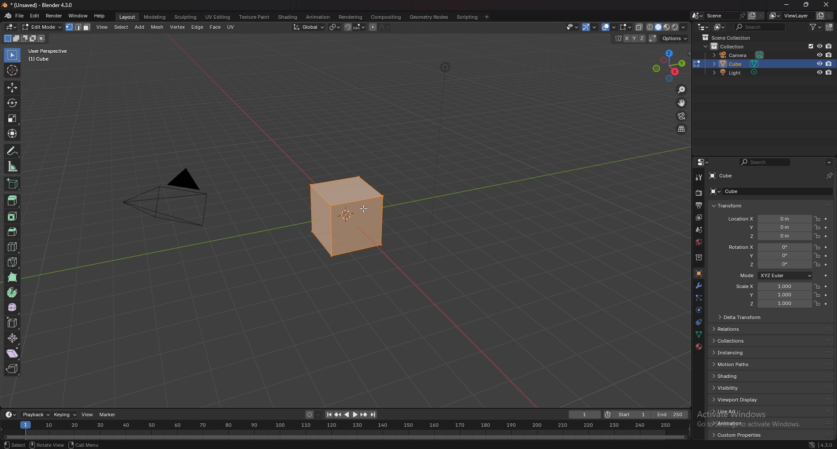 Image resolution: width=837 pixels, height=449 pixels. I want to click on switch to perspective/orthographic, so click(681, 129).